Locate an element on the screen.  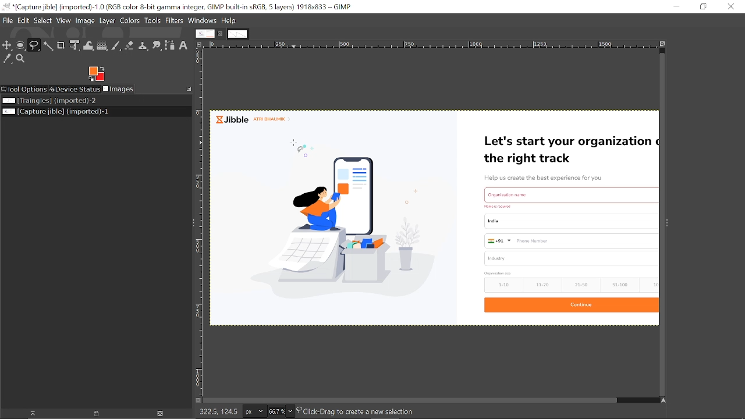
Side bar menu is located at coordinates (668, 227).